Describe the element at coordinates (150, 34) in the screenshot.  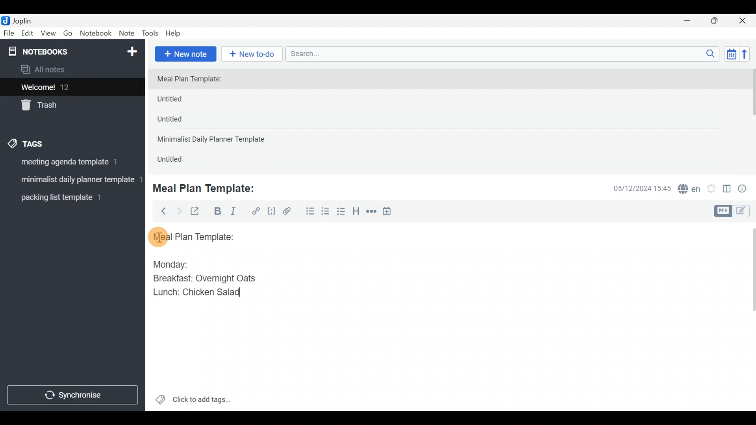
I see `Tools` at that location.